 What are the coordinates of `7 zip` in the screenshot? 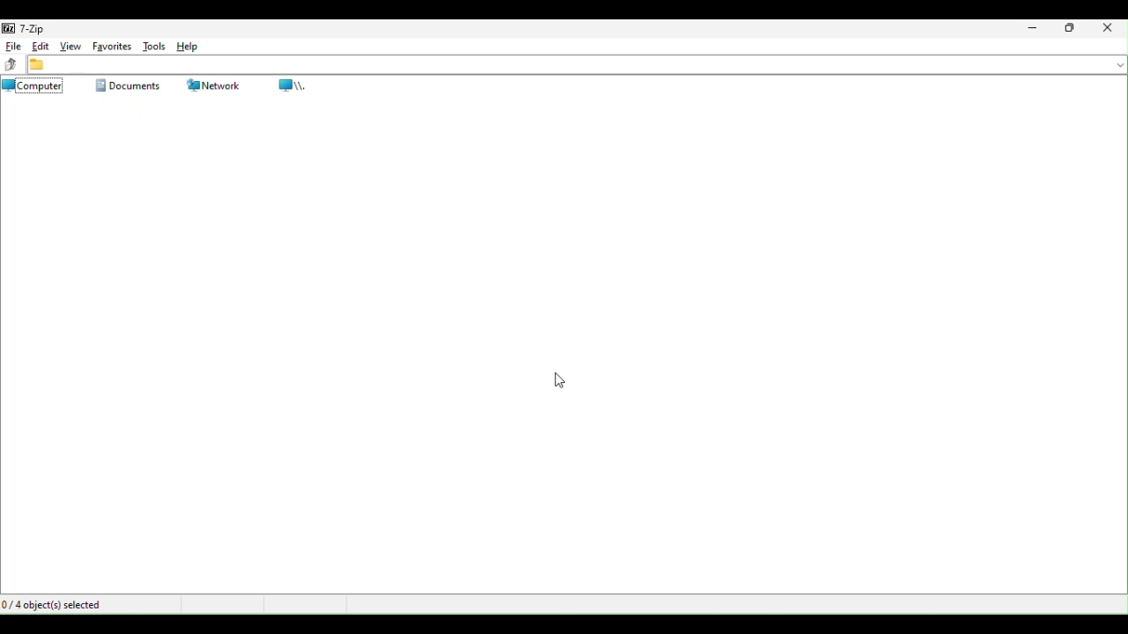 It's located at (31, 27).